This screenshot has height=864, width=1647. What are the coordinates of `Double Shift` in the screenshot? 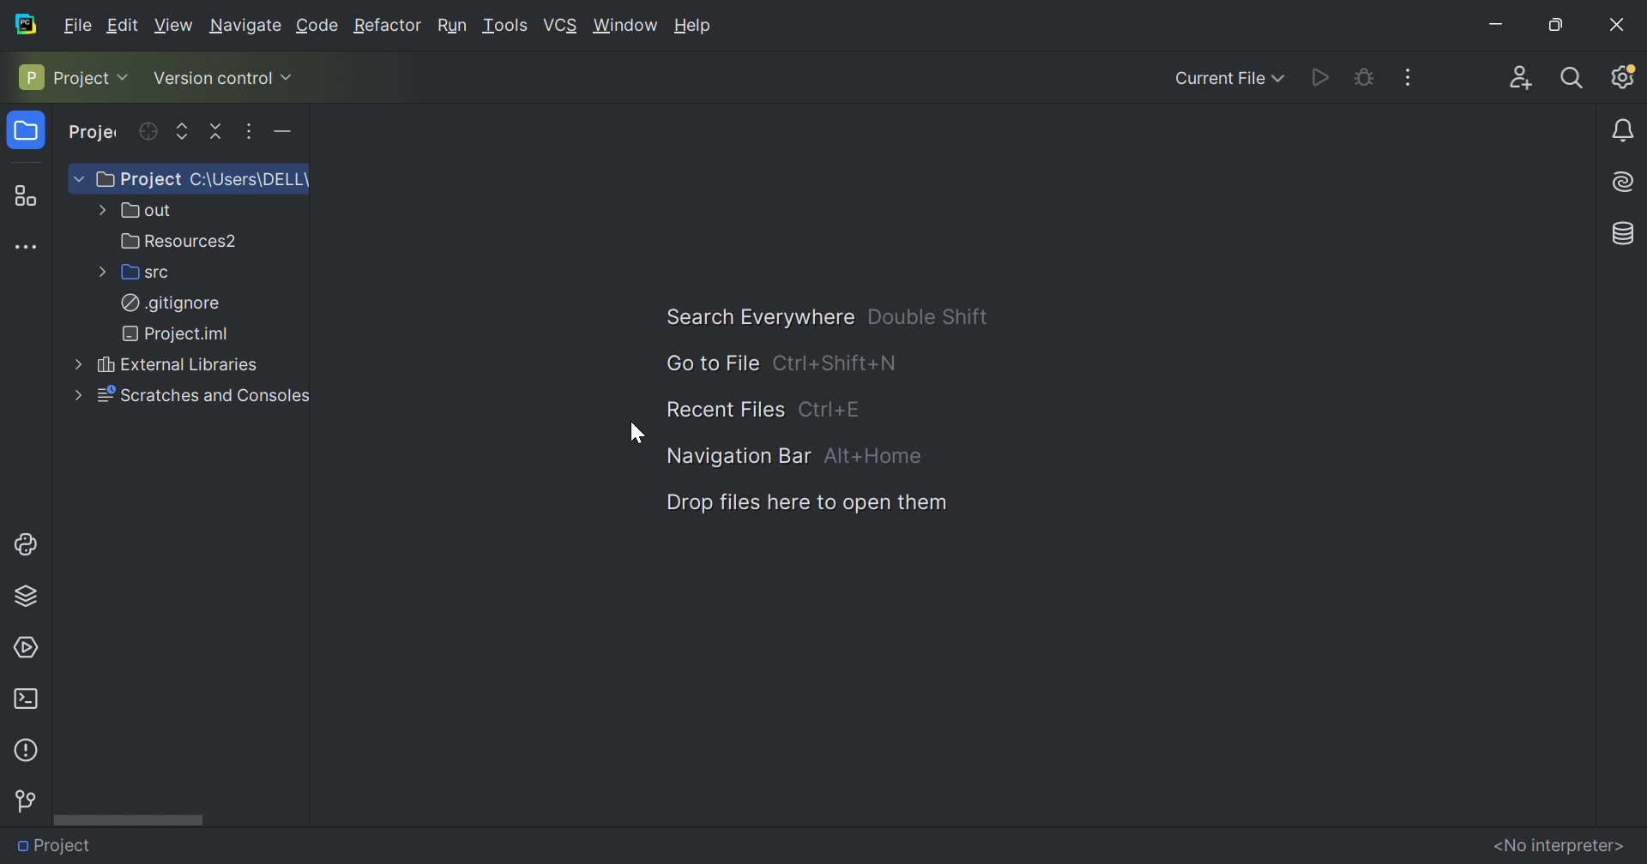 It's located at (925, 314).